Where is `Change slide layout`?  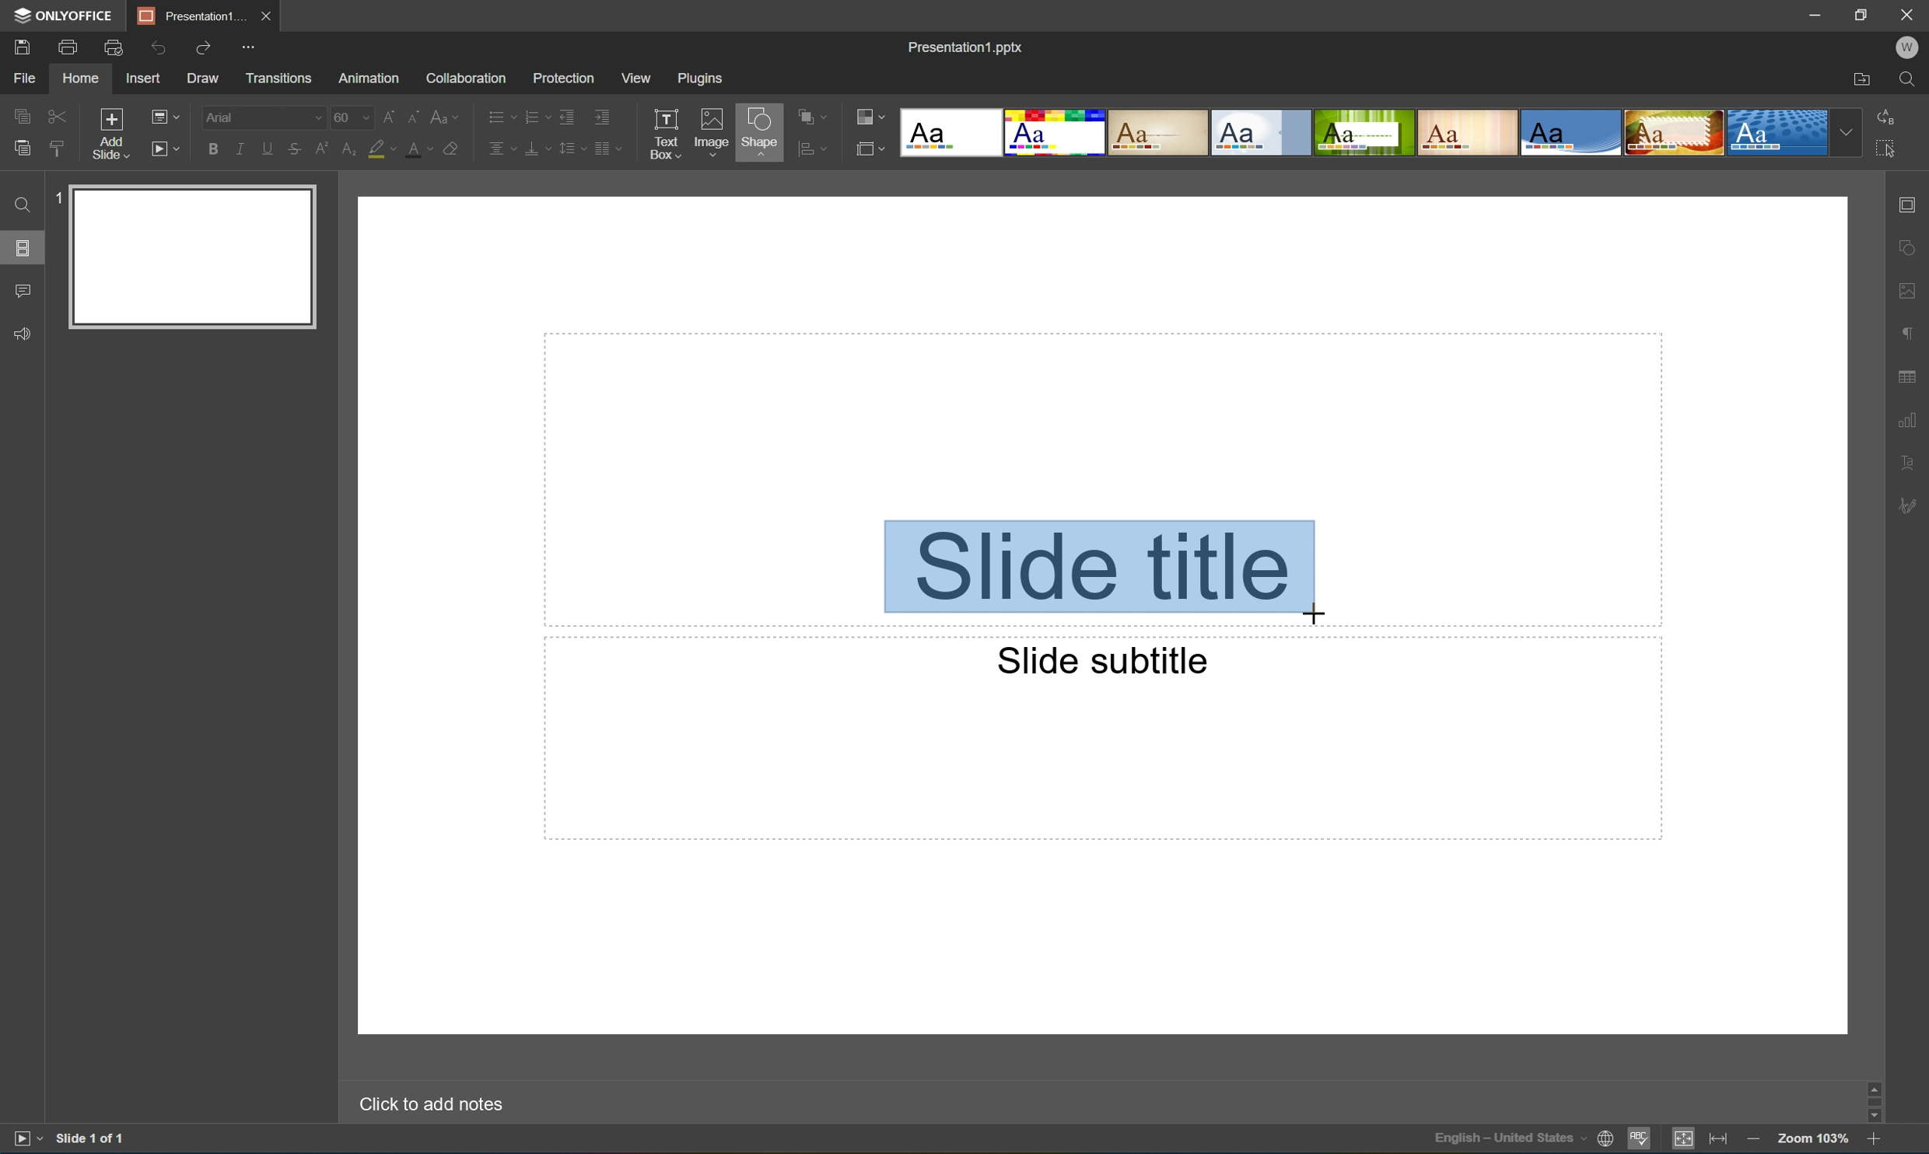
Change slide layout is located at coordinates (166, 115).